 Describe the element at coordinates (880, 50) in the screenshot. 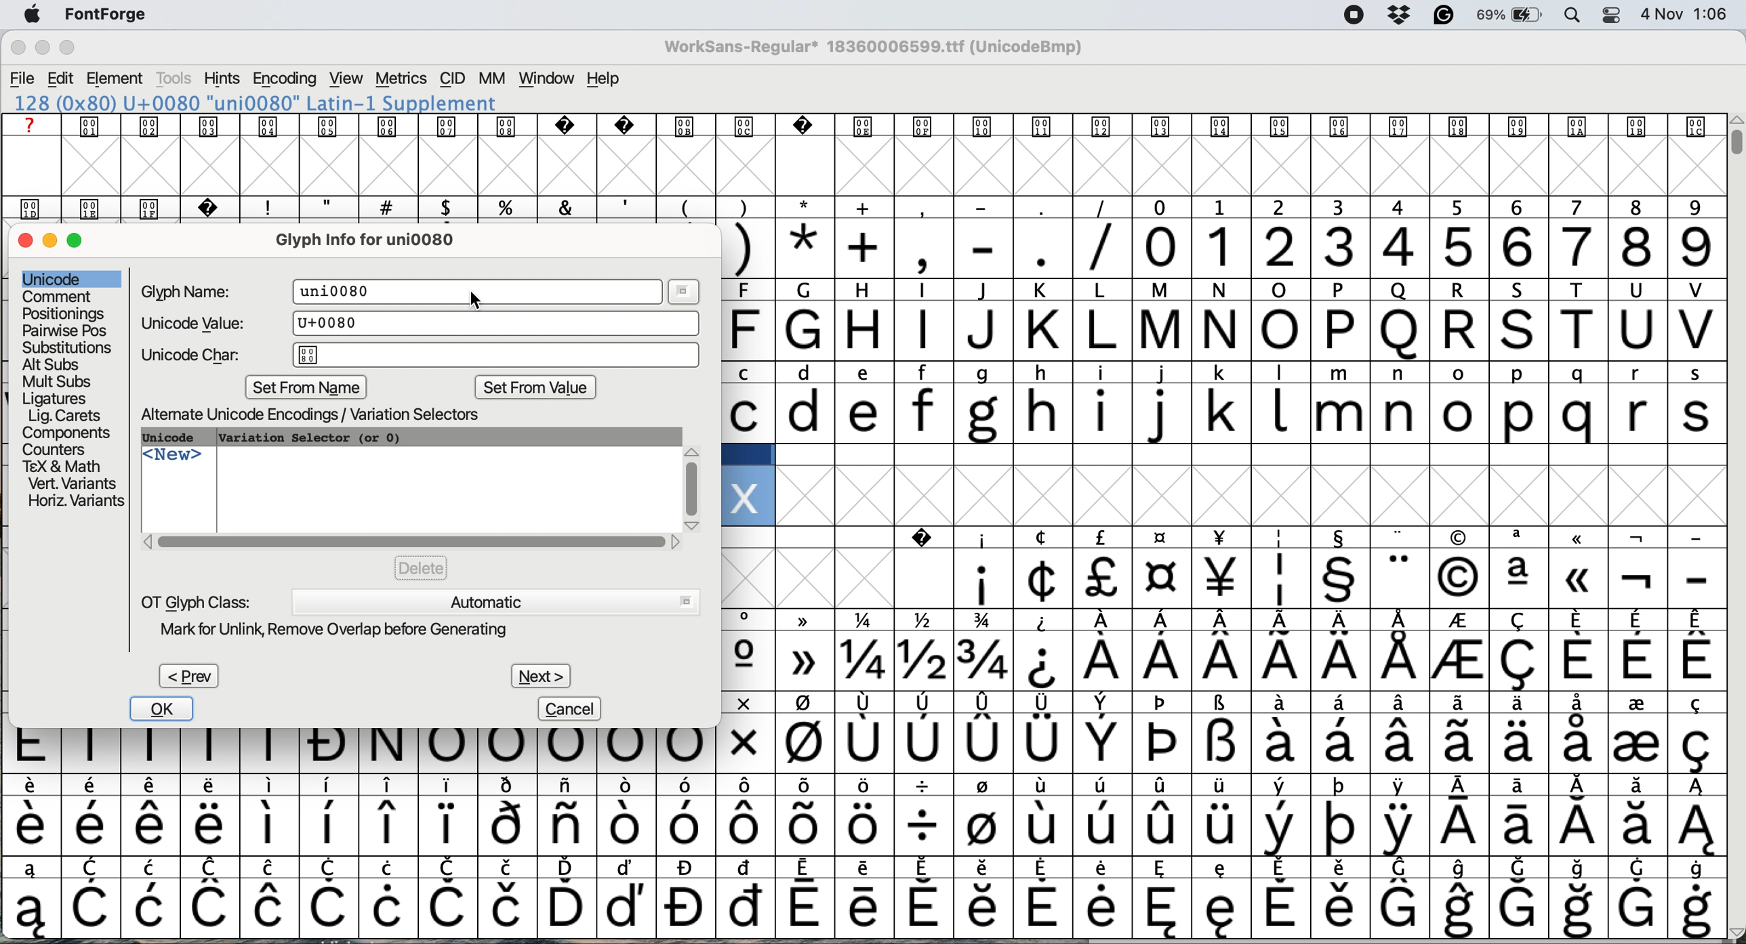

I see `WorkSans-Regular 18360006599.ttf (UnicodeBmp)` at that location.